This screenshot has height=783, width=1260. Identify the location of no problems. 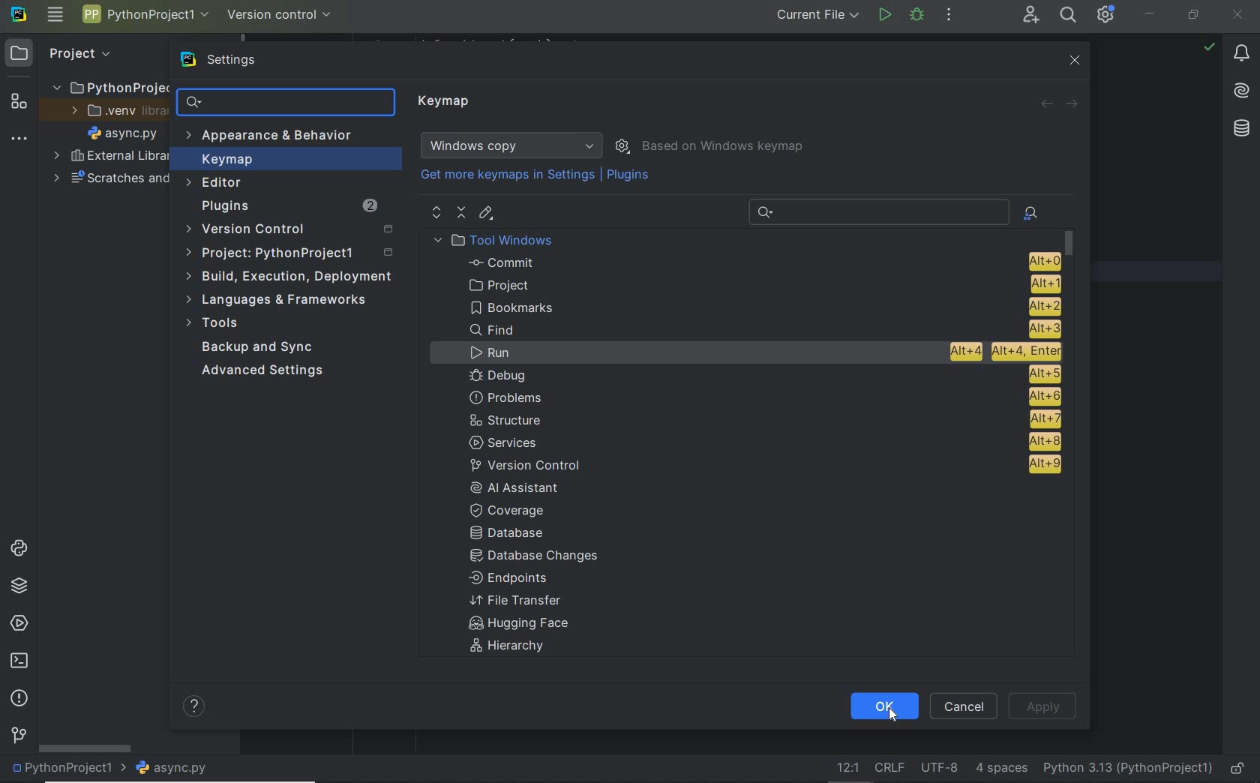
(1209, 46).